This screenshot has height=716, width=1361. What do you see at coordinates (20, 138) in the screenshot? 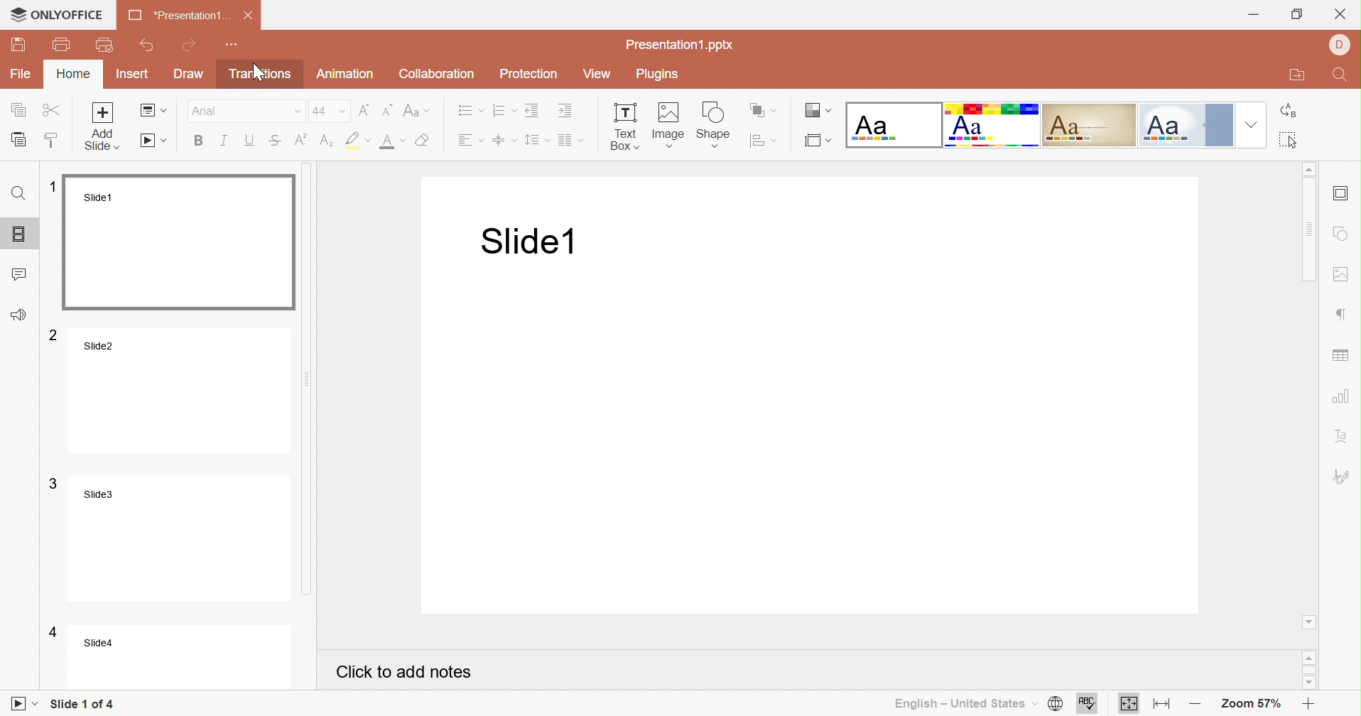
I see `Paste` at bounding box center [20, 138].